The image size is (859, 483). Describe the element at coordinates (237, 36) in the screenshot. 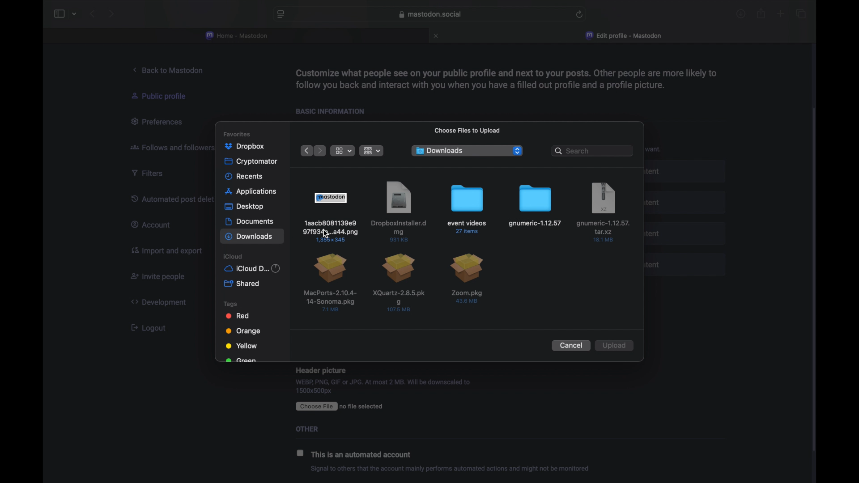

I see `home - mastodon` at that location.